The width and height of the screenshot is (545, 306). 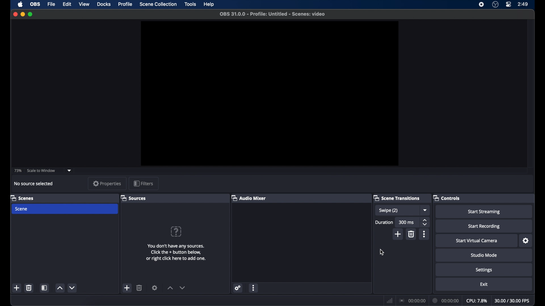 What do you see at coordinates (523, 4) in the screenshot?
I see `time` at bounding box center [523, 4].